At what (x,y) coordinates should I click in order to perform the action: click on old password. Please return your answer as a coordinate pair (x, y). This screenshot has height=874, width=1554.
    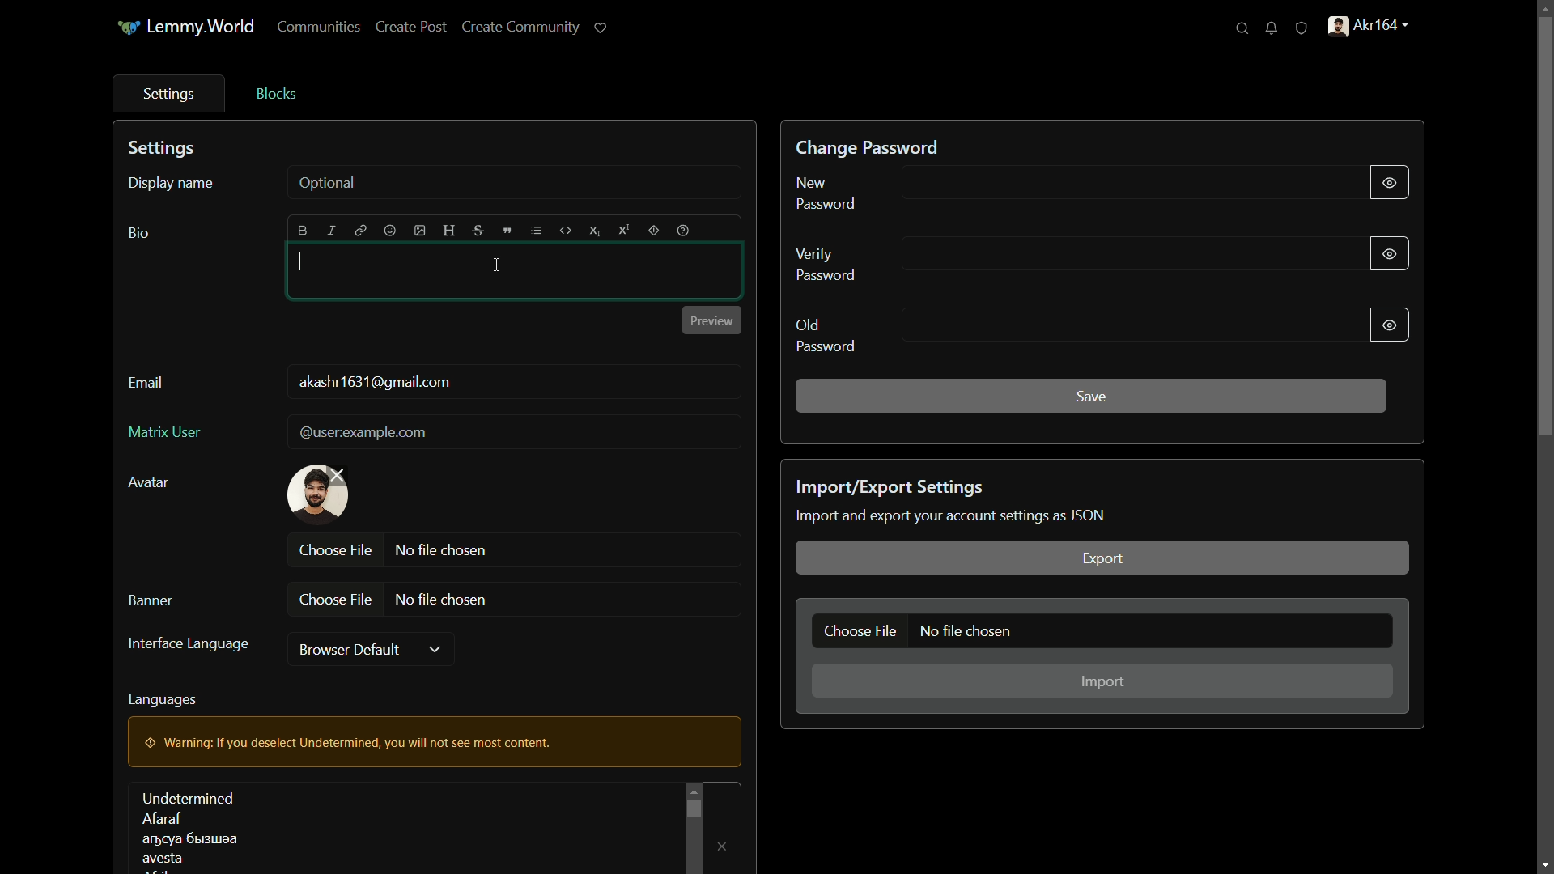
    Looking at the image, I should click on (825, 336).